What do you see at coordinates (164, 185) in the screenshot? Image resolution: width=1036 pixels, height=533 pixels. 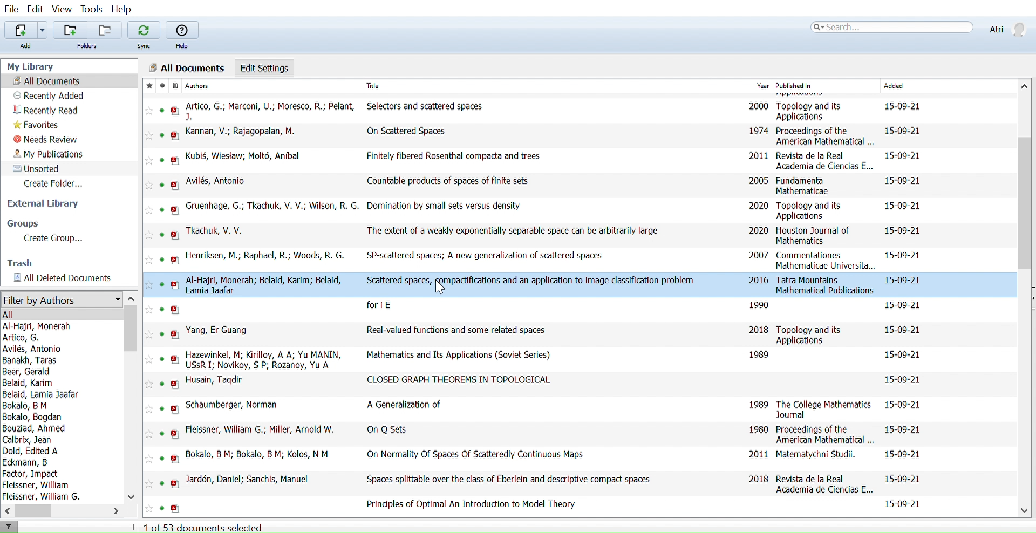 I see `reading status` at bounding box center [164, 185].